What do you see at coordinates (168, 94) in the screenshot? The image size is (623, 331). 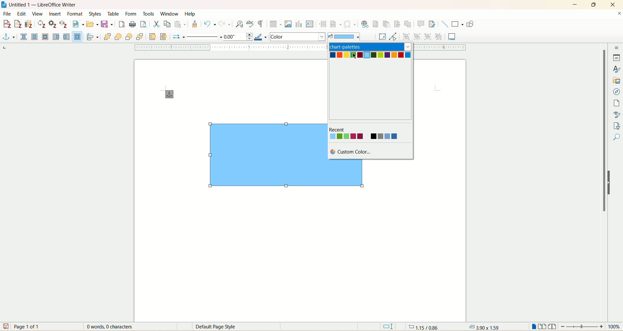 I see `anchor` at bounding box center [168, 94].